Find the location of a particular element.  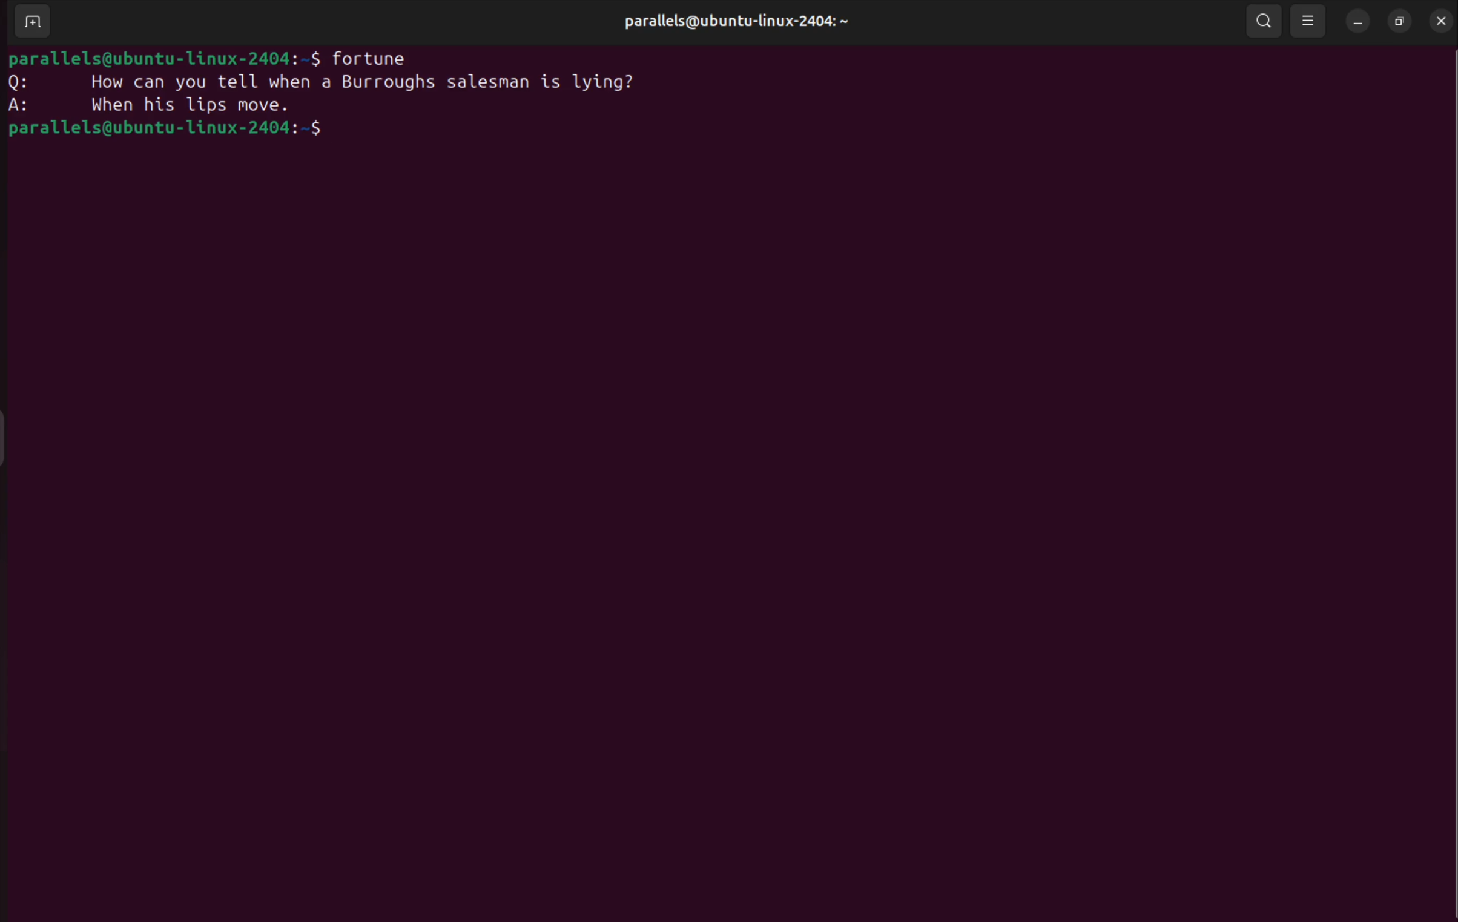

when his hips move is located at coordinates (196, 107).